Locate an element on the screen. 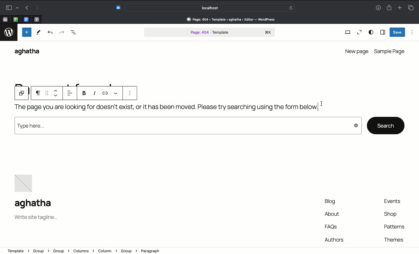  Tools is located at coordinates (38, 32).